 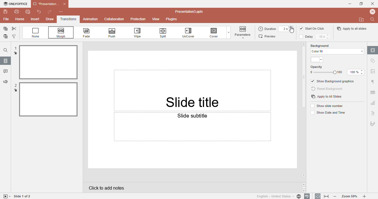 What do you see at coordinates (315, 29) in the screenshot?
I see `Start on click` at bounding box center [315, 29].